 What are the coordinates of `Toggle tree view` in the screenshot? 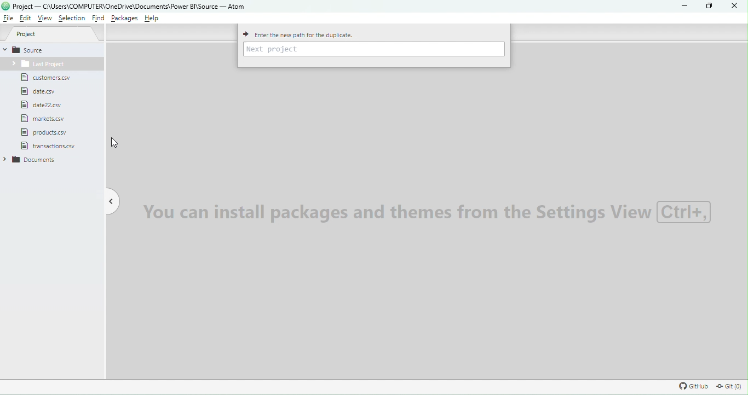 It's located at (111, 200).